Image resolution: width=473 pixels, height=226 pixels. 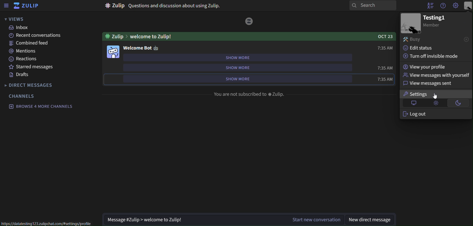 What do you see at coordinates (424, 40) in the screenshot?
I see `busy` at bounding box center [424, 40].